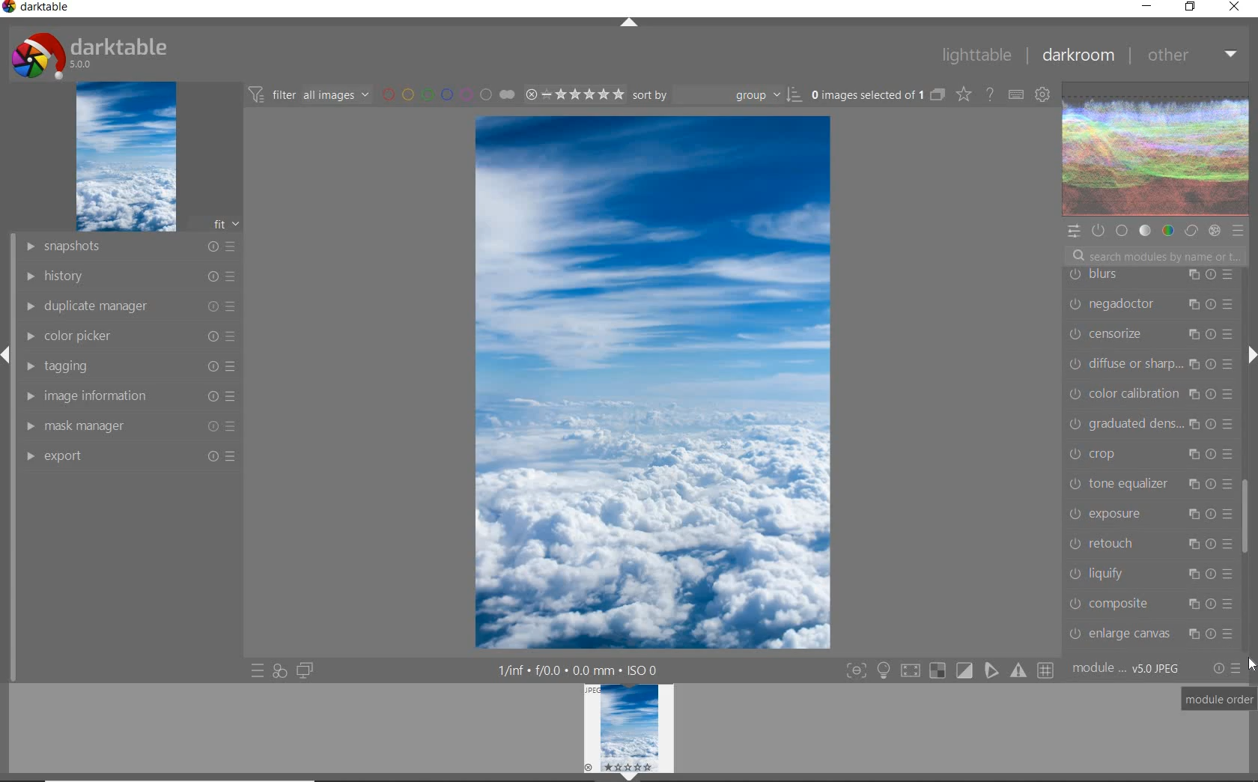 The image size is (1258, 782). What do you see at coordinates (129, 275) in the screenshot?
I see `HISTORY` at bounding box center [129, 275].